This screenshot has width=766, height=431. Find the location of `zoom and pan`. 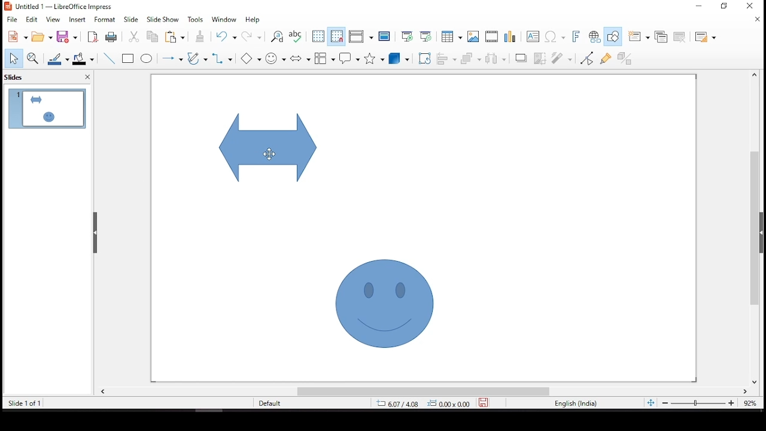

zoom and pan is located at coordinates (32, 57).